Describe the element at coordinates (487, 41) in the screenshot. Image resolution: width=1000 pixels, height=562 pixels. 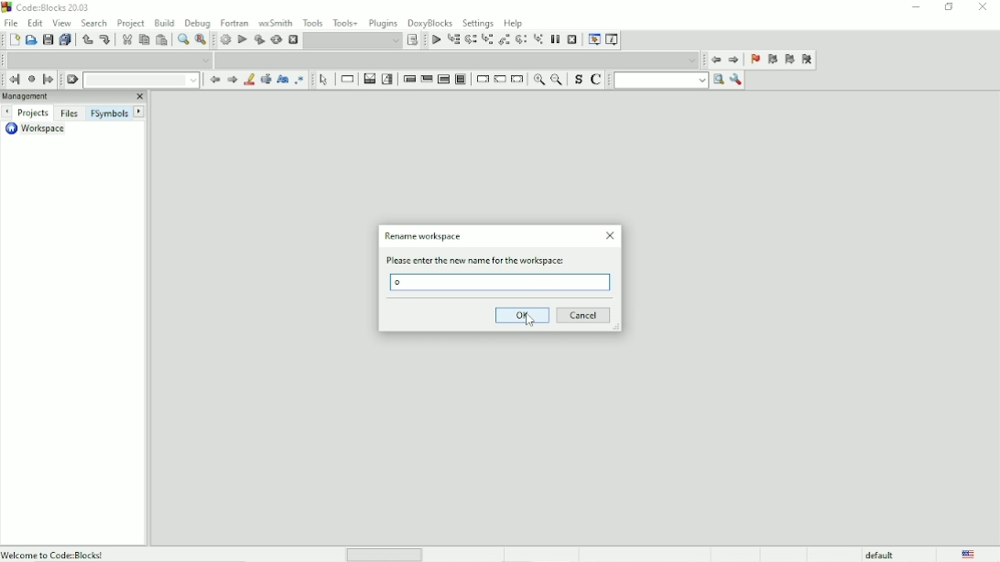
I see `Step into` at that location.